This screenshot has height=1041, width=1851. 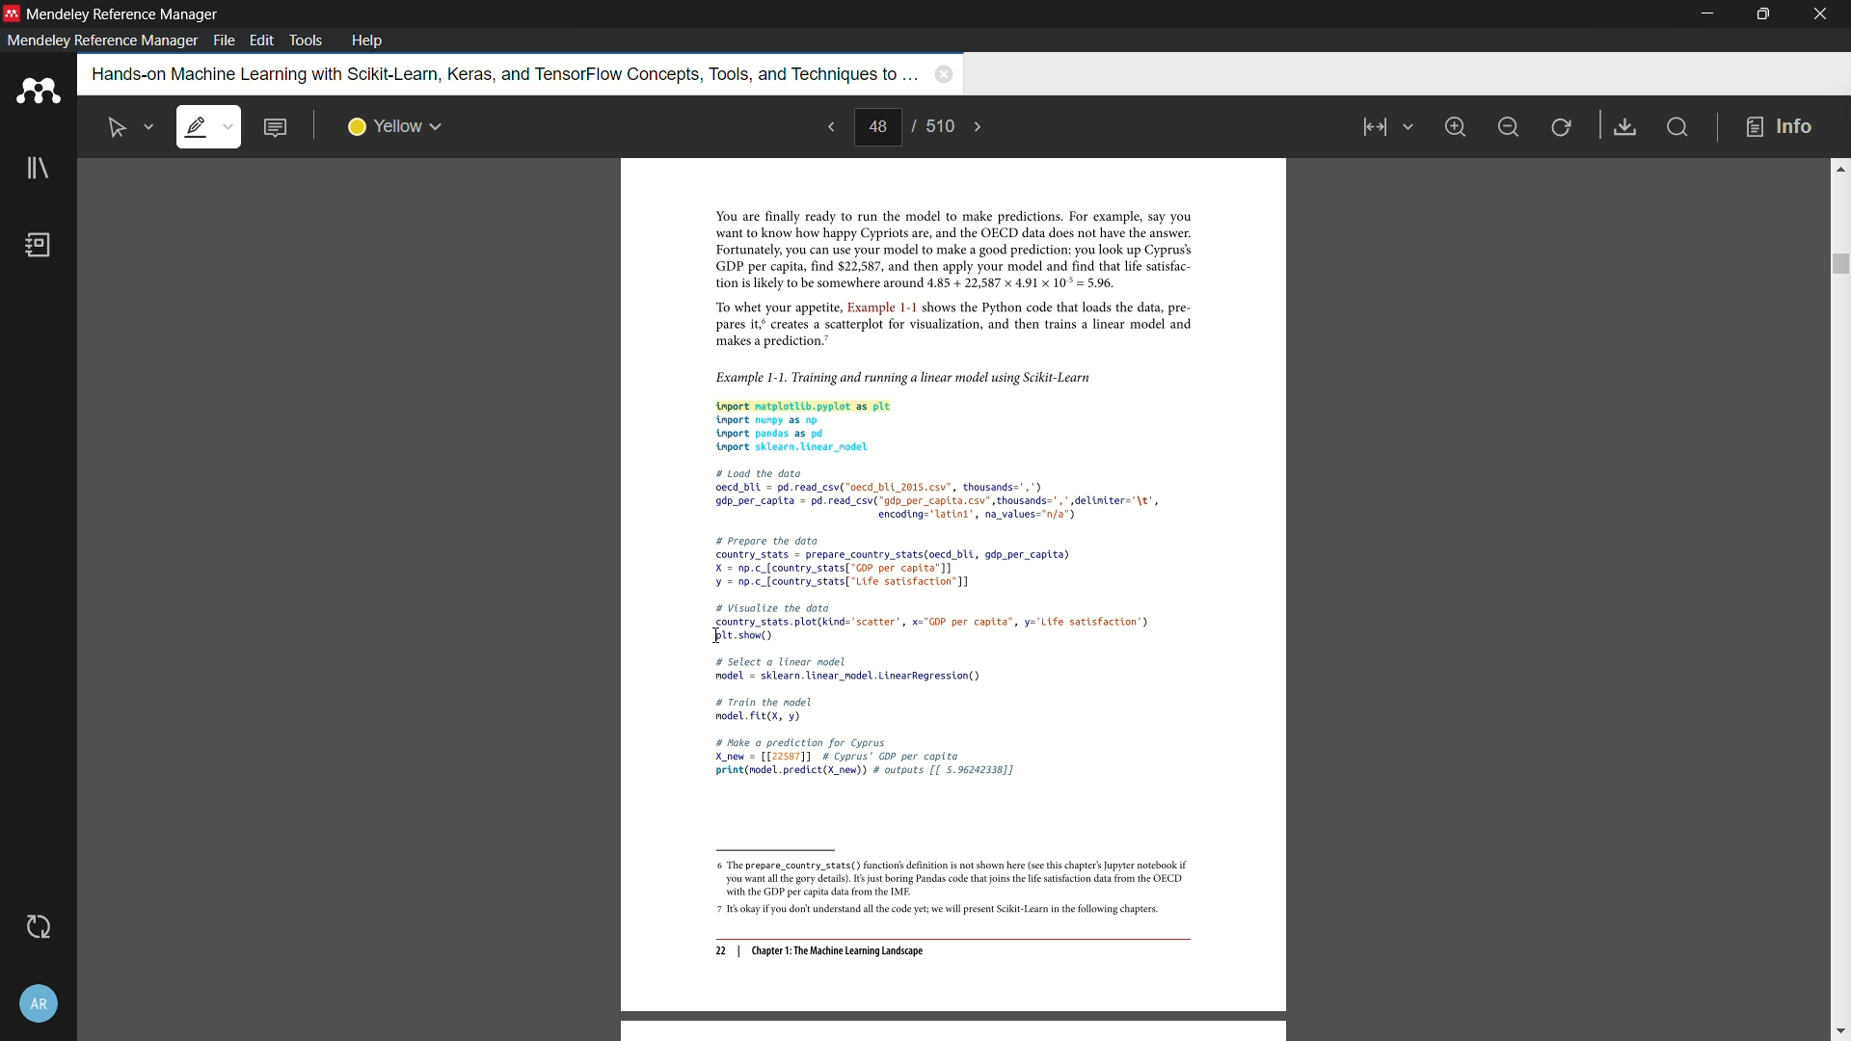 I want to click on select, so click(x=119, y=128).